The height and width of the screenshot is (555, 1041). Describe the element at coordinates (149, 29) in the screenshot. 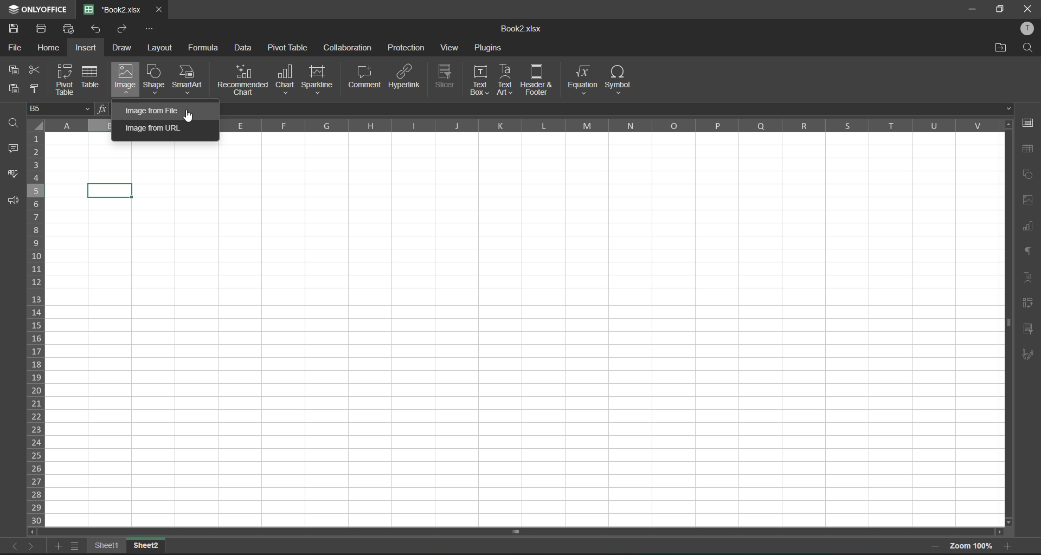

I see `customize quick access toolbar` at that location.